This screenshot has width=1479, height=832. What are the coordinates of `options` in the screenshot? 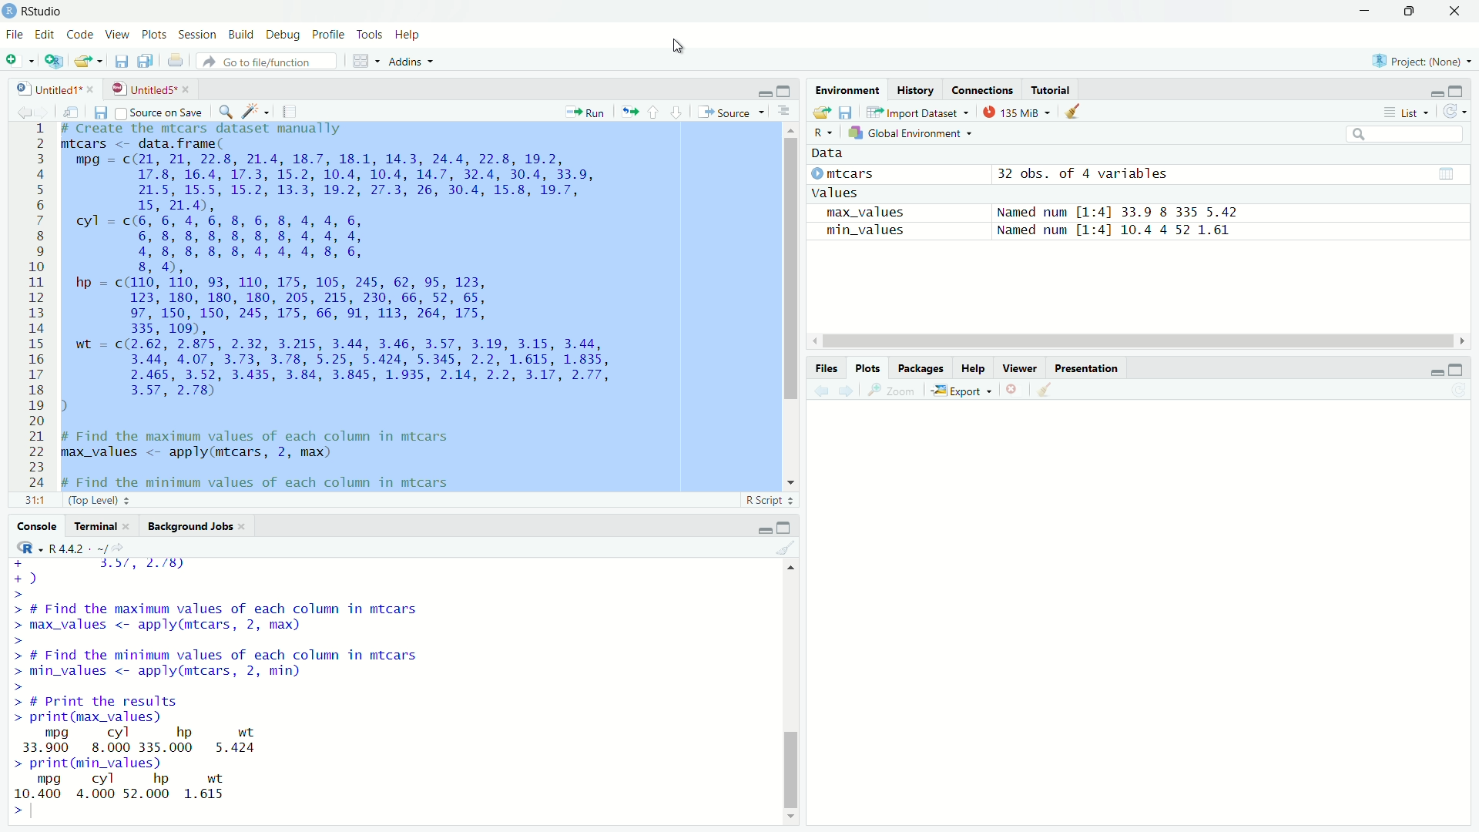 It's located at (783, 112).